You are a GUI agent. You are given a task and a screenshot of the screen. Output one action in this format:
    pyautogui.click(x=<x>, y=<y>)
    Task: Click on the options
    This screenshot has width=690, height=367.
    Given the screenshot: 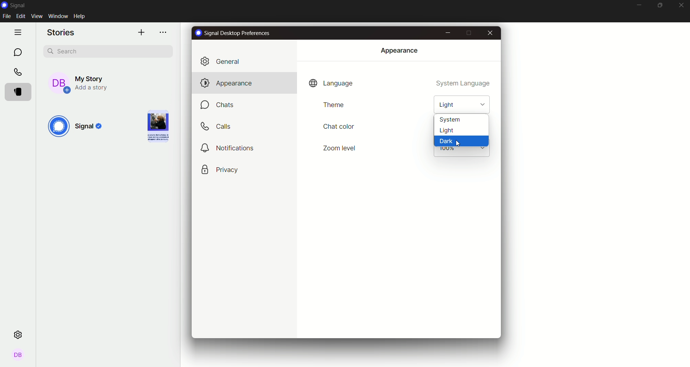 What is the action you would take?
    pyautogui.click(x=164, y=33)
    